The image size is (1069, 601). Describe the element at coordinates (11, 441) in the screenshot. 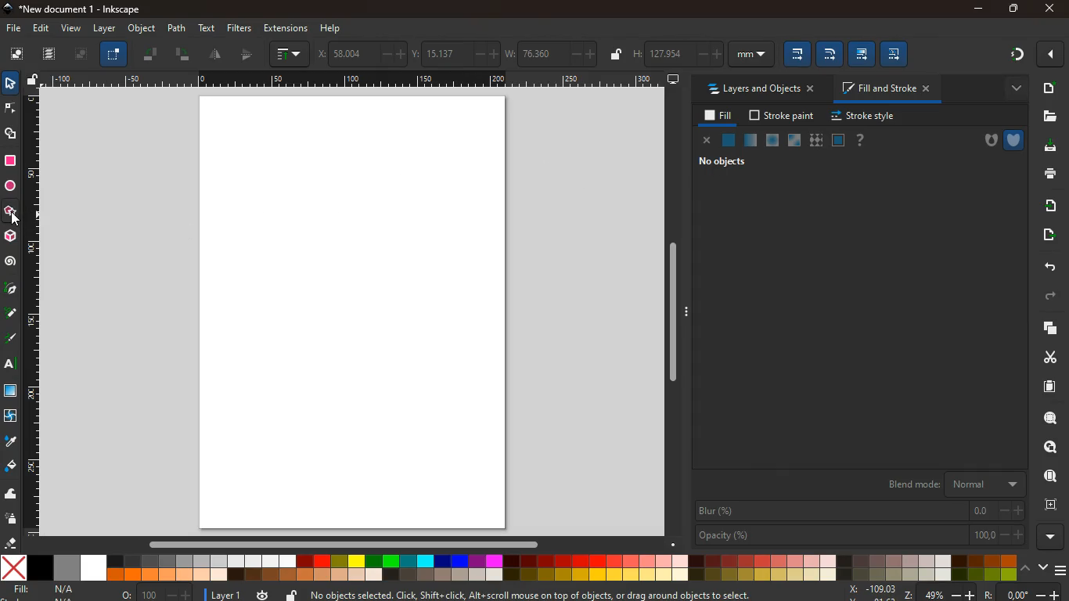

I see `drop` at that location.